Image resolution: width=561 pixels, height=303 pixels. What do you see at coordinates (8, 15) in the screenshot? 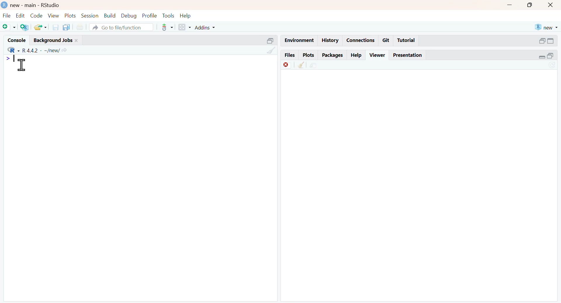
I see `file` at bounding box center [8, 15].